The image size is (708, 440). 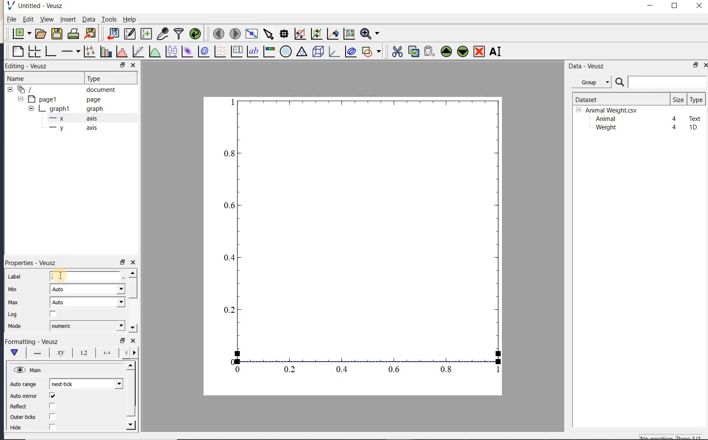 I want to click on open a document, so click(x=40, y=34).